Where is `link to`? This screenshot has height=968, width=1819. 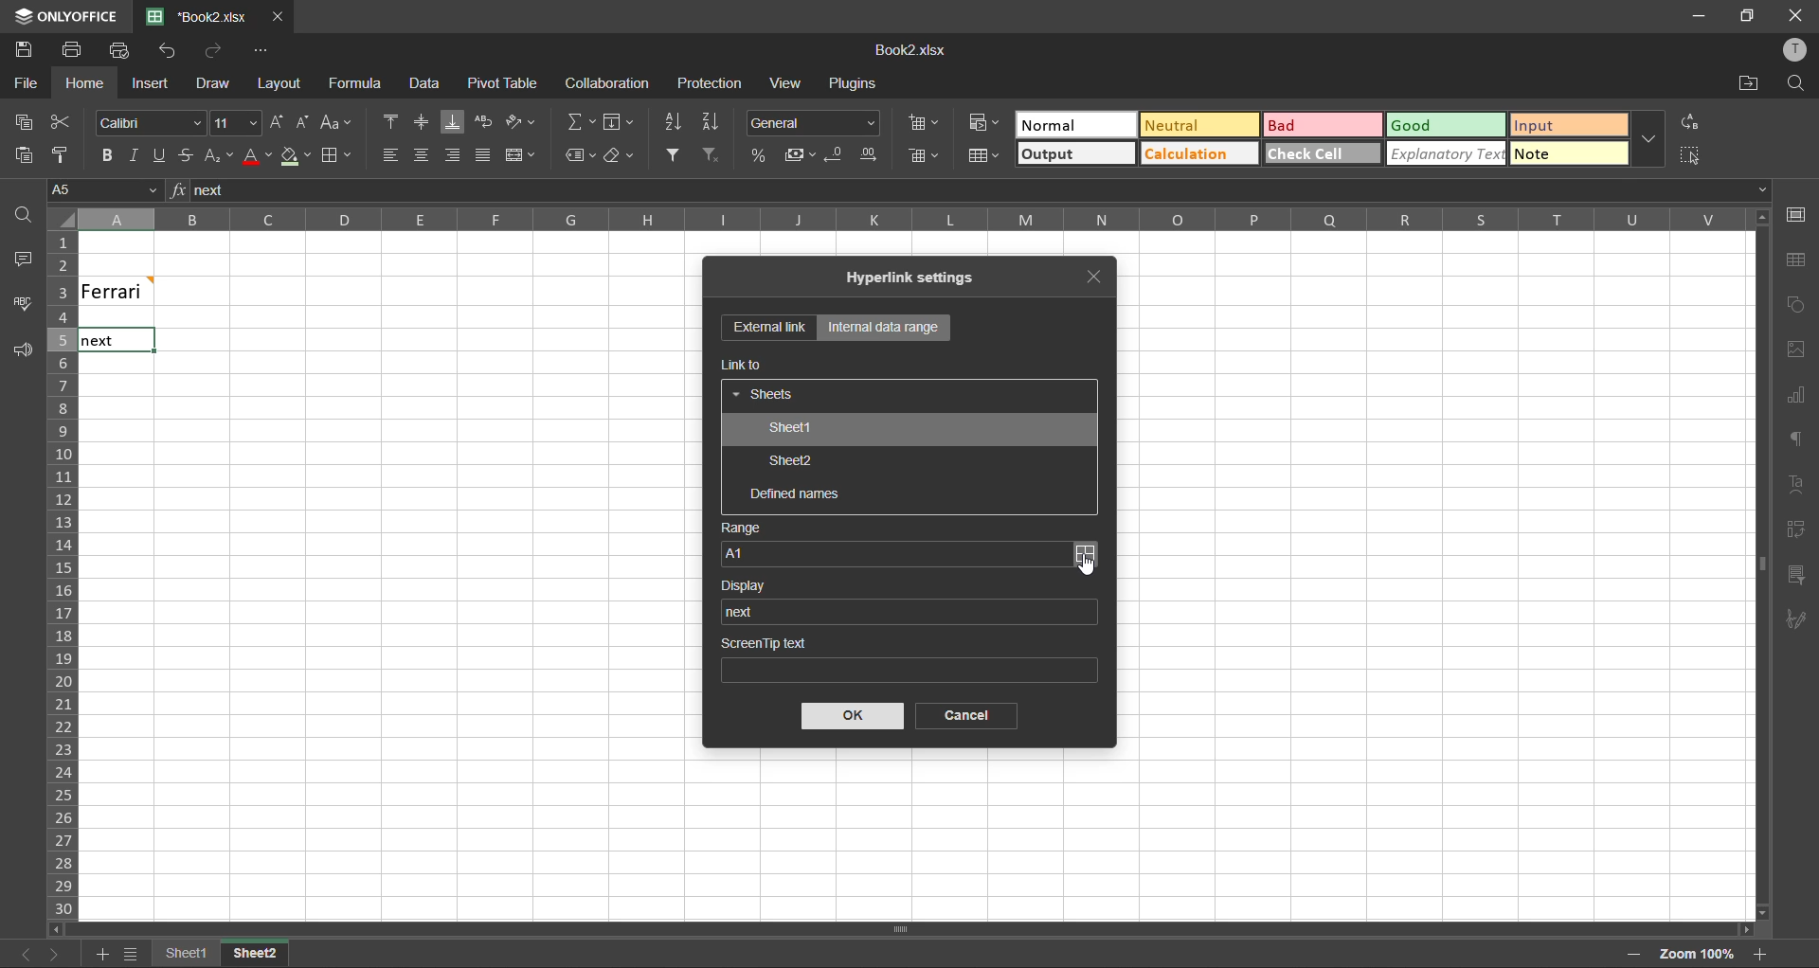
link to is located at coordinates (744, 365).